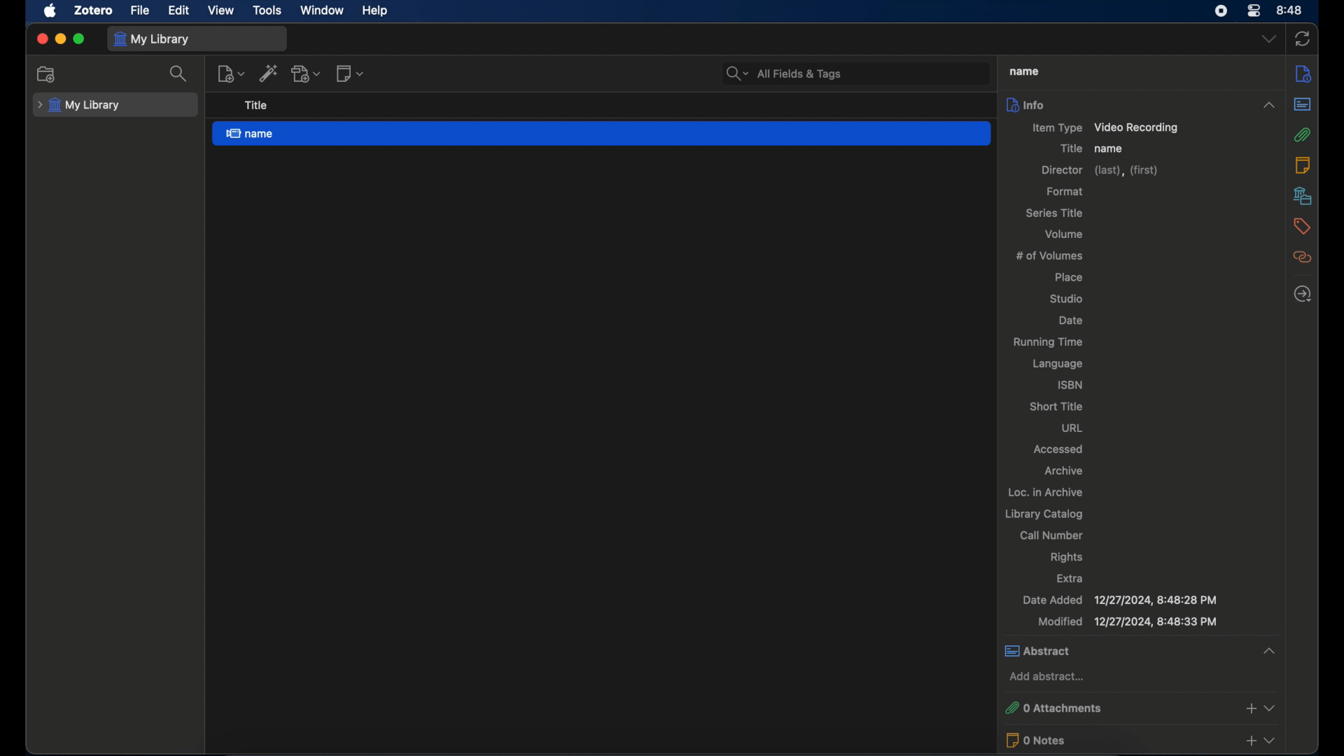 The height and width of the screenshot is (756, 1344). I want to click on name, so click(601, 134).